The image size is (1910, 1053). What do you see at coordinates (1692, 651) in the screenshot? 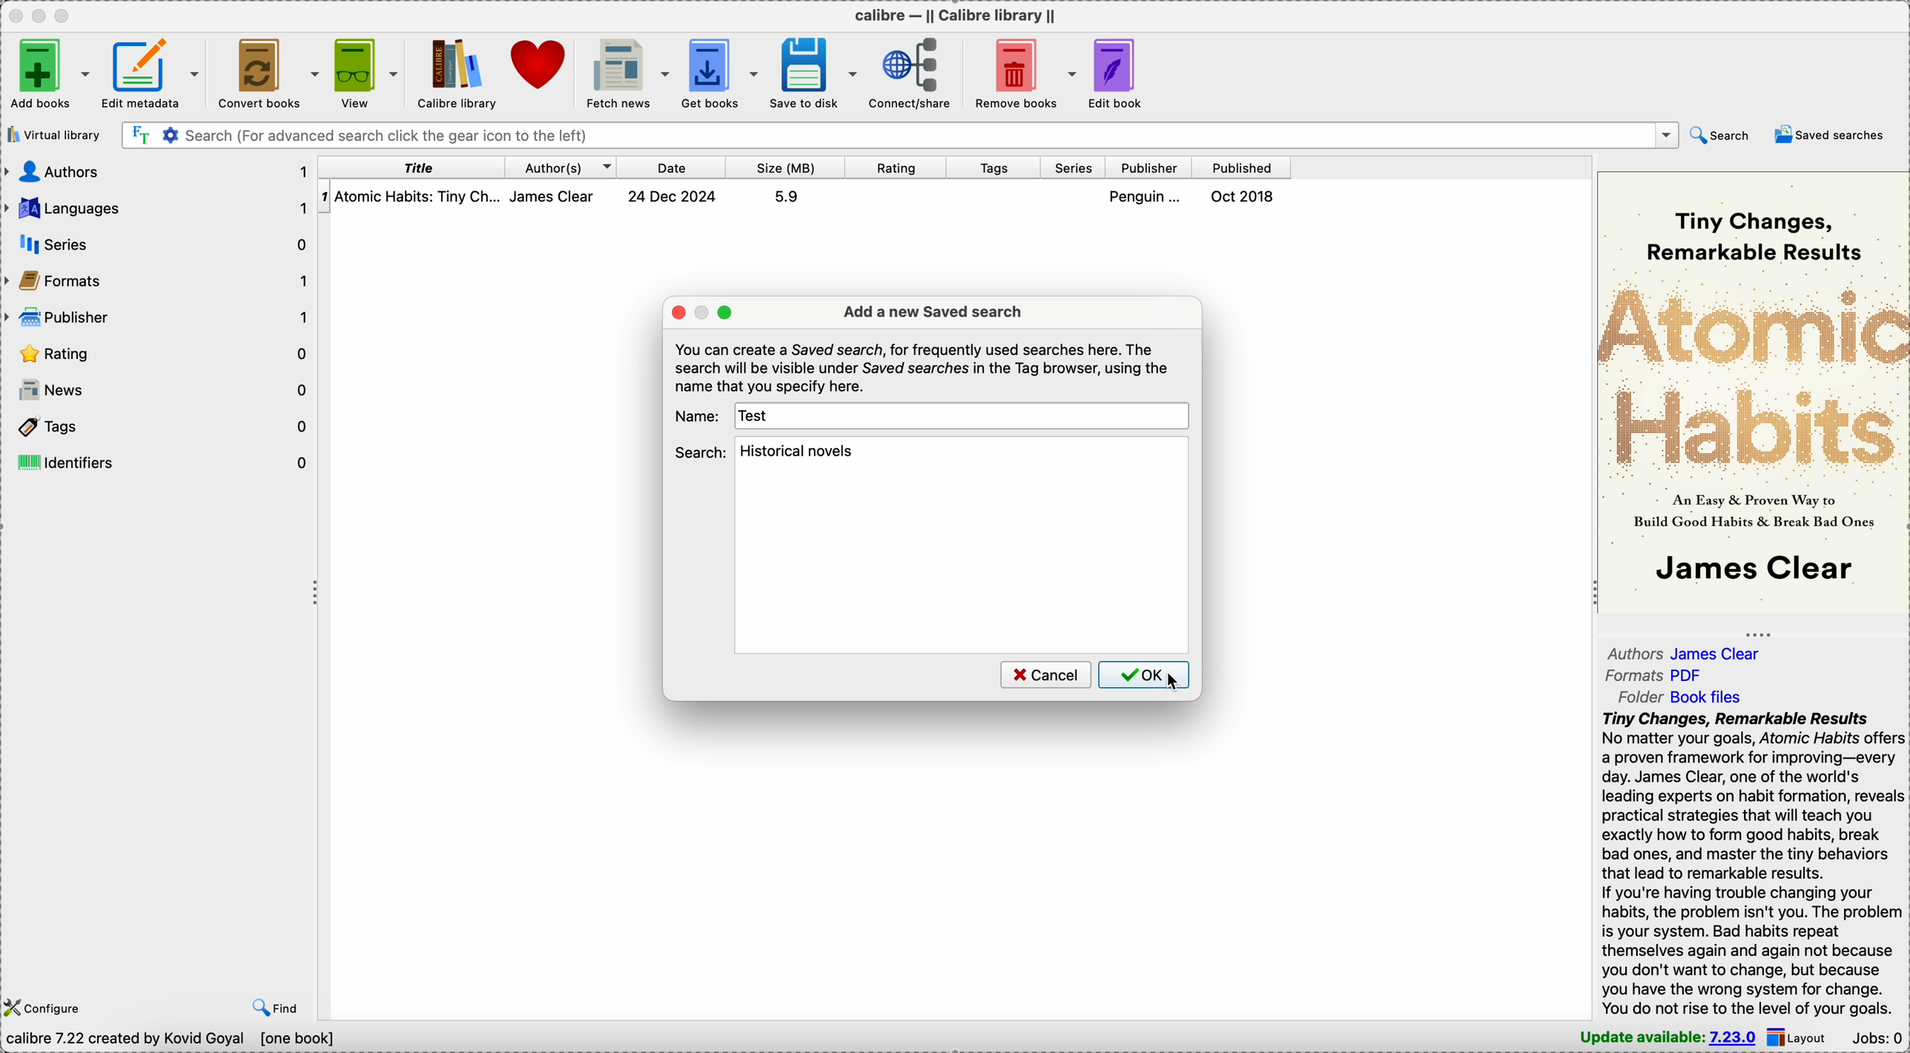
I see `authors James Clear` at bounding box center [1692, 651].